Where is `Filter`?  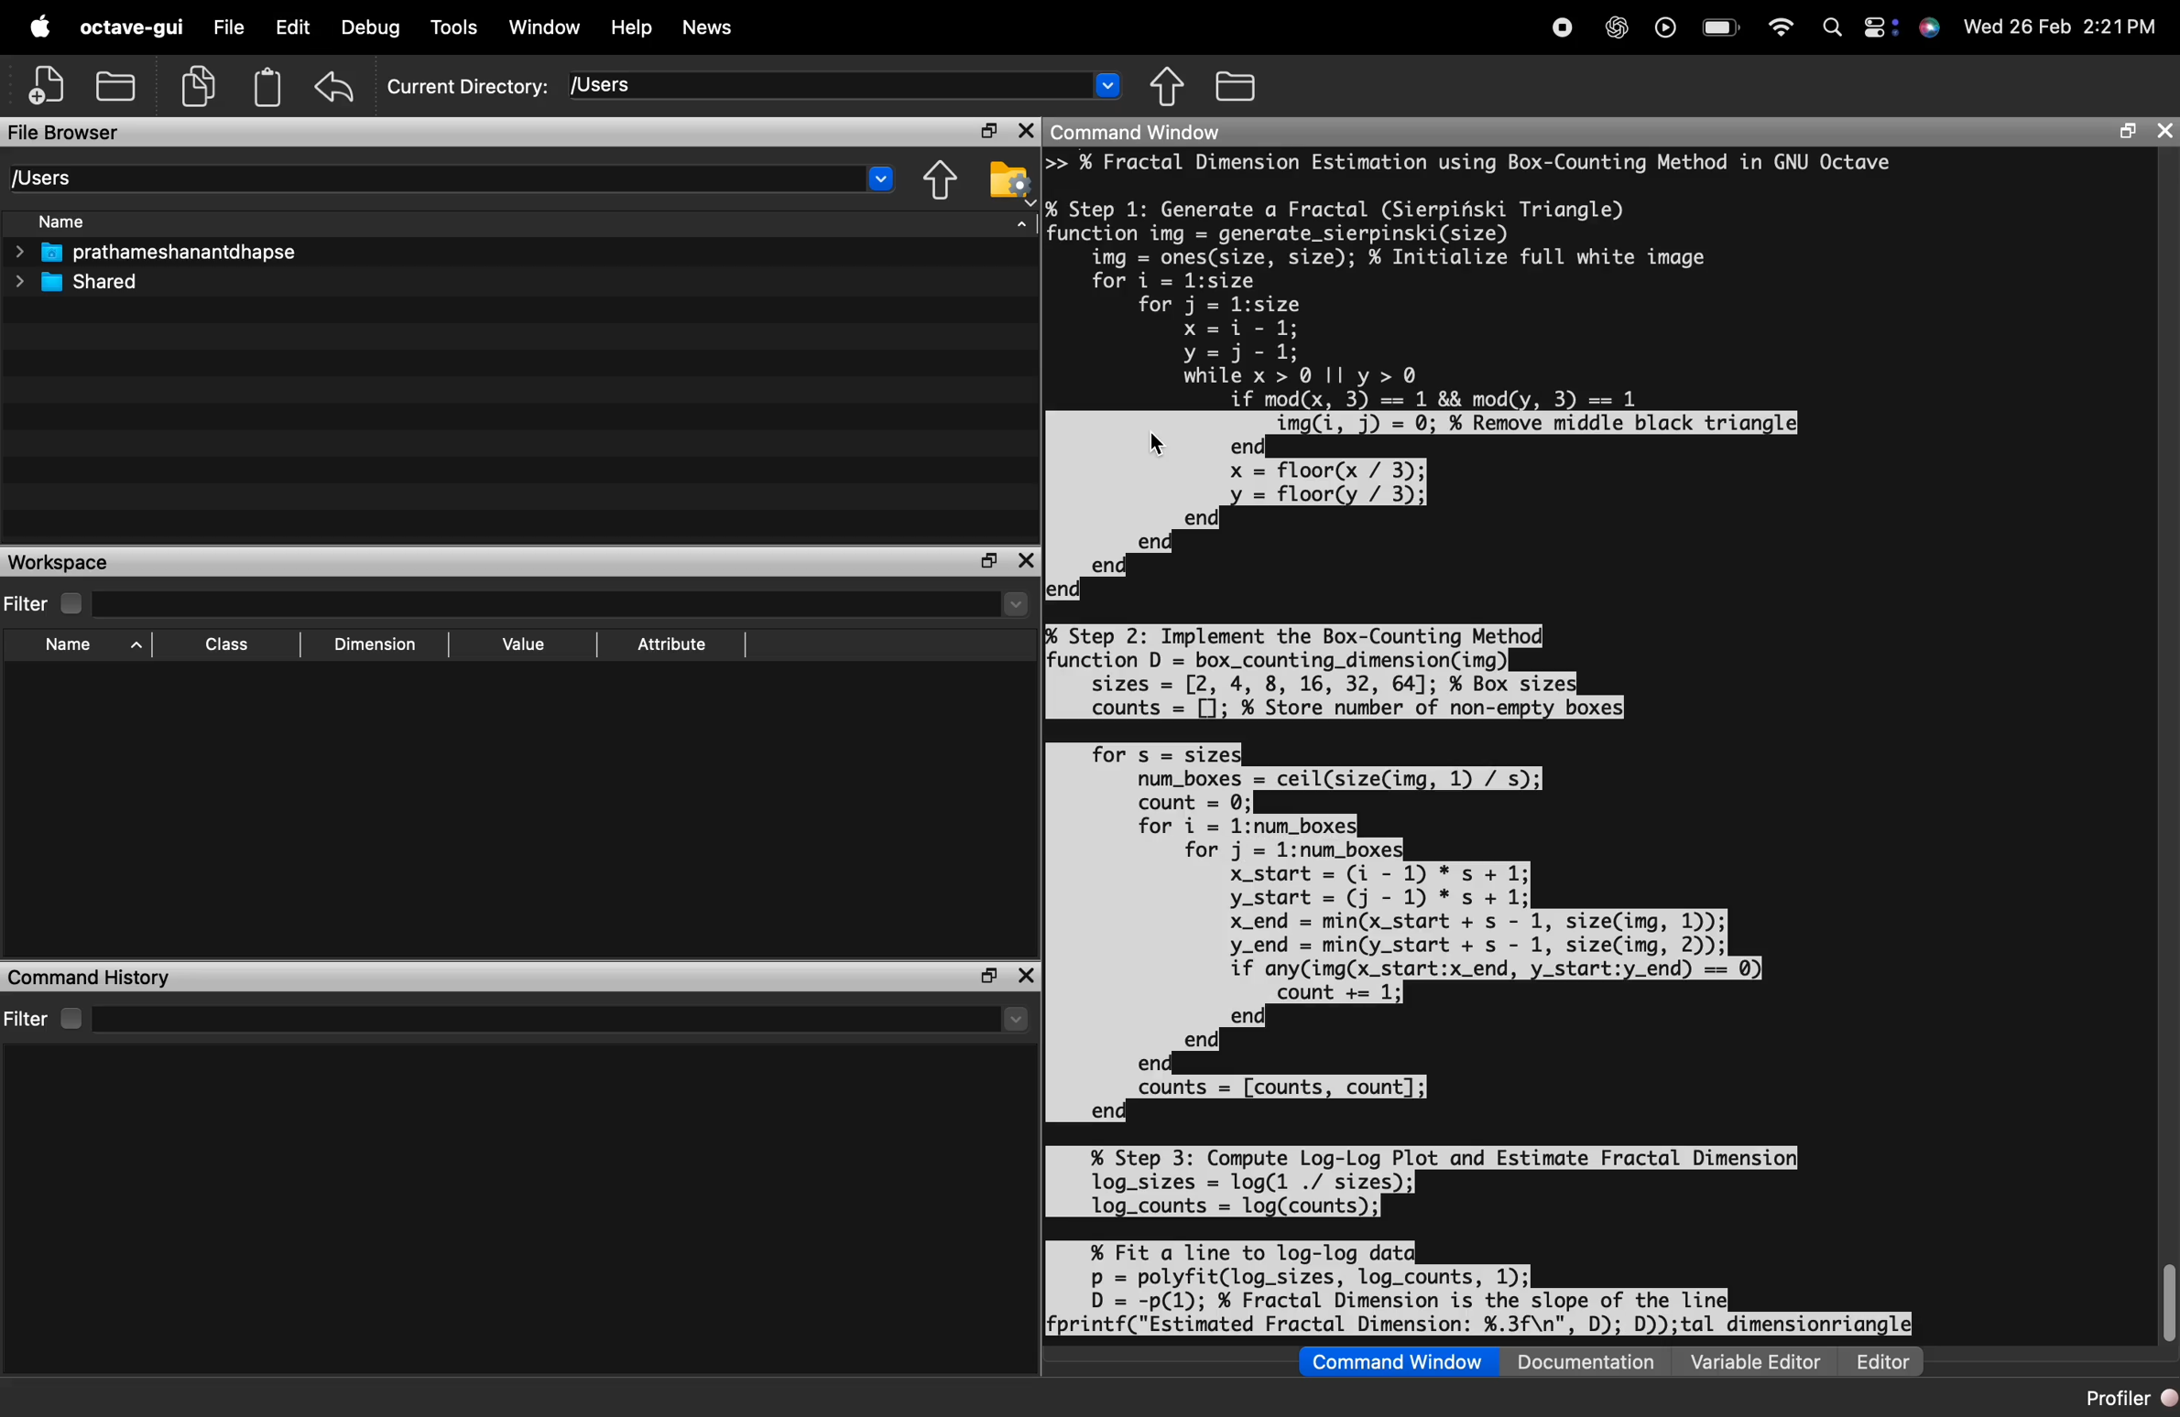
Filter is located at coordinates (45, 600).